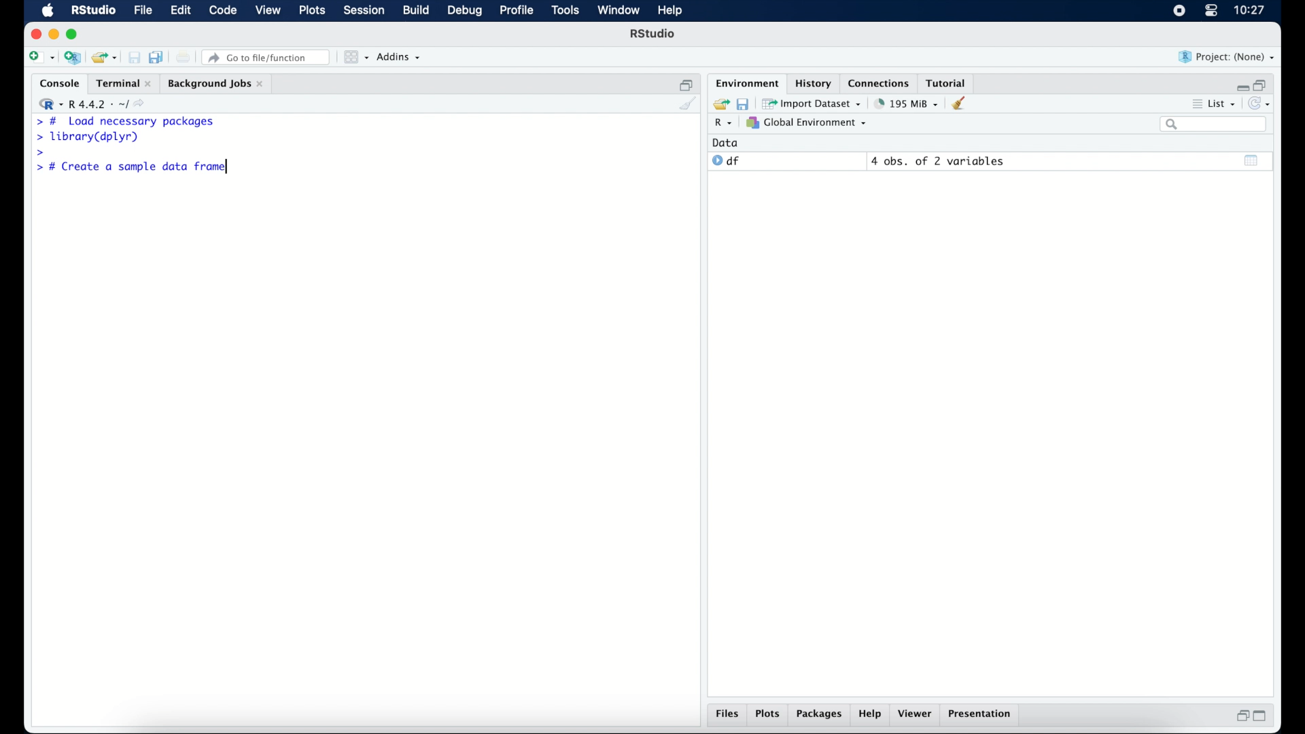  Describe the element at coordinates (268, 12) in the screenshot. I see `view` at that location.